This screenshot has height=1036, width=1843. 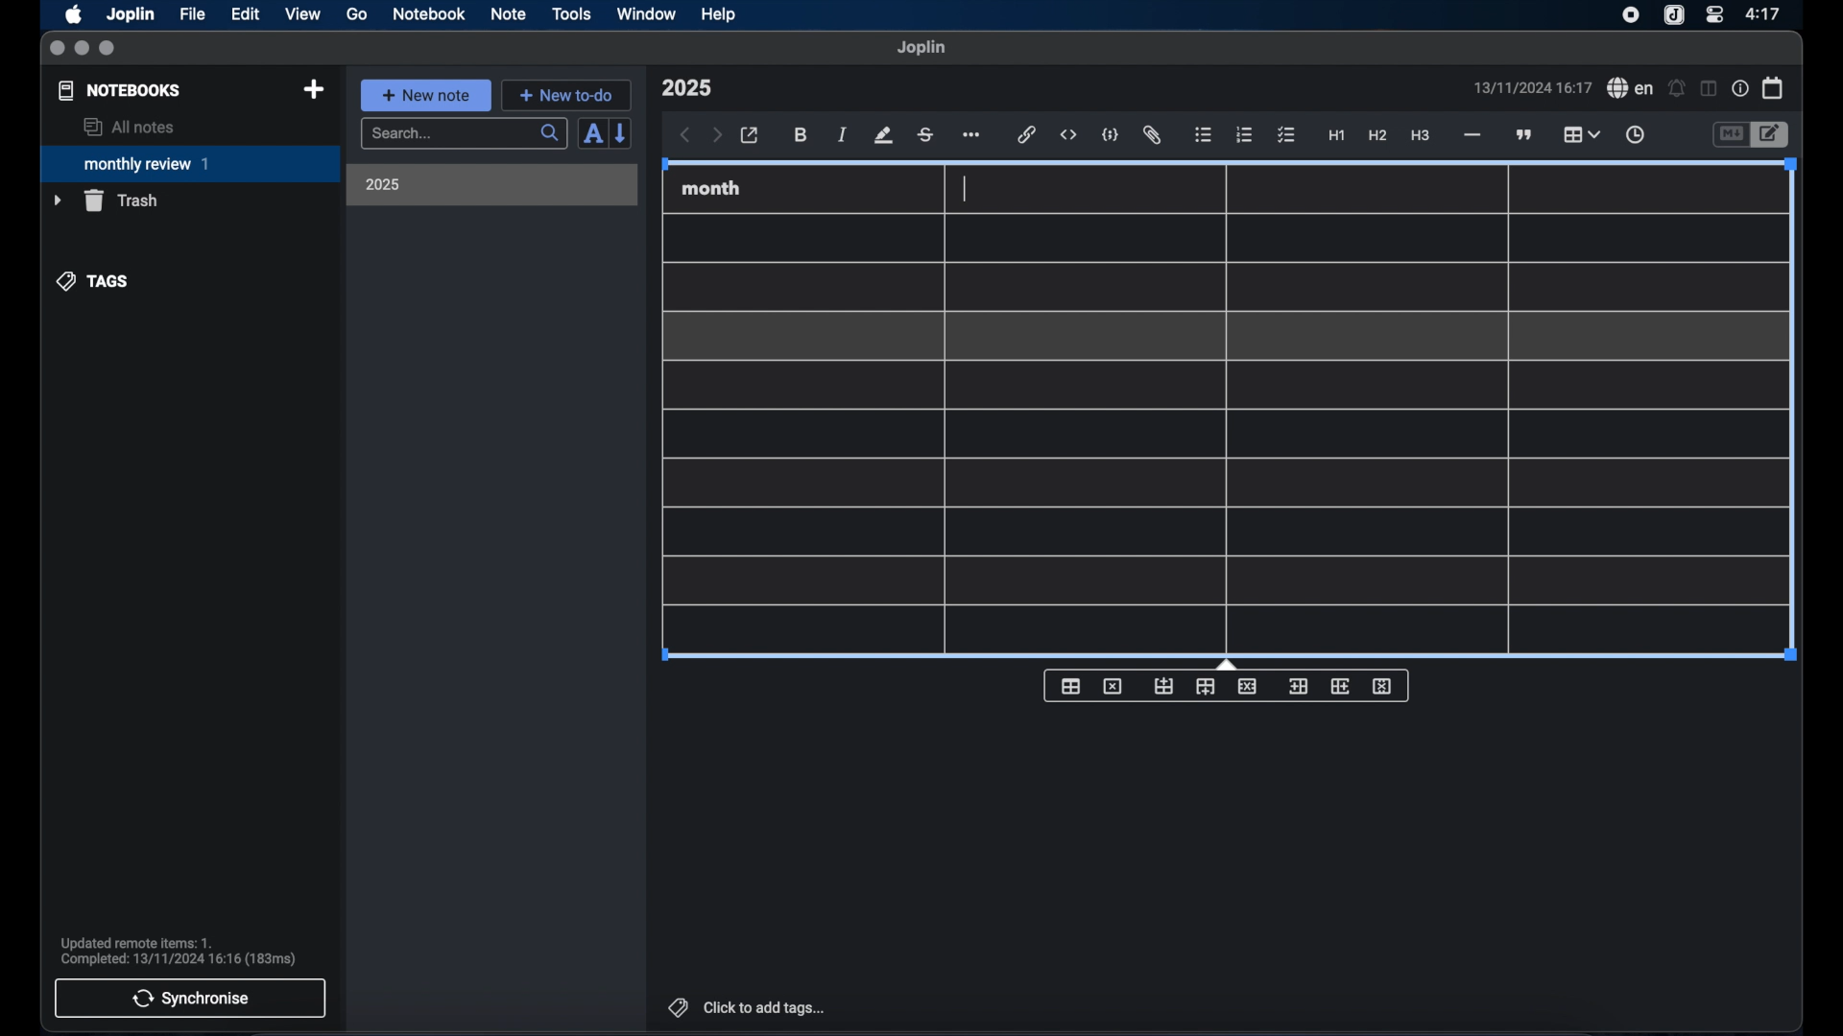 I want to click on tags, so click(x=94, y=281).